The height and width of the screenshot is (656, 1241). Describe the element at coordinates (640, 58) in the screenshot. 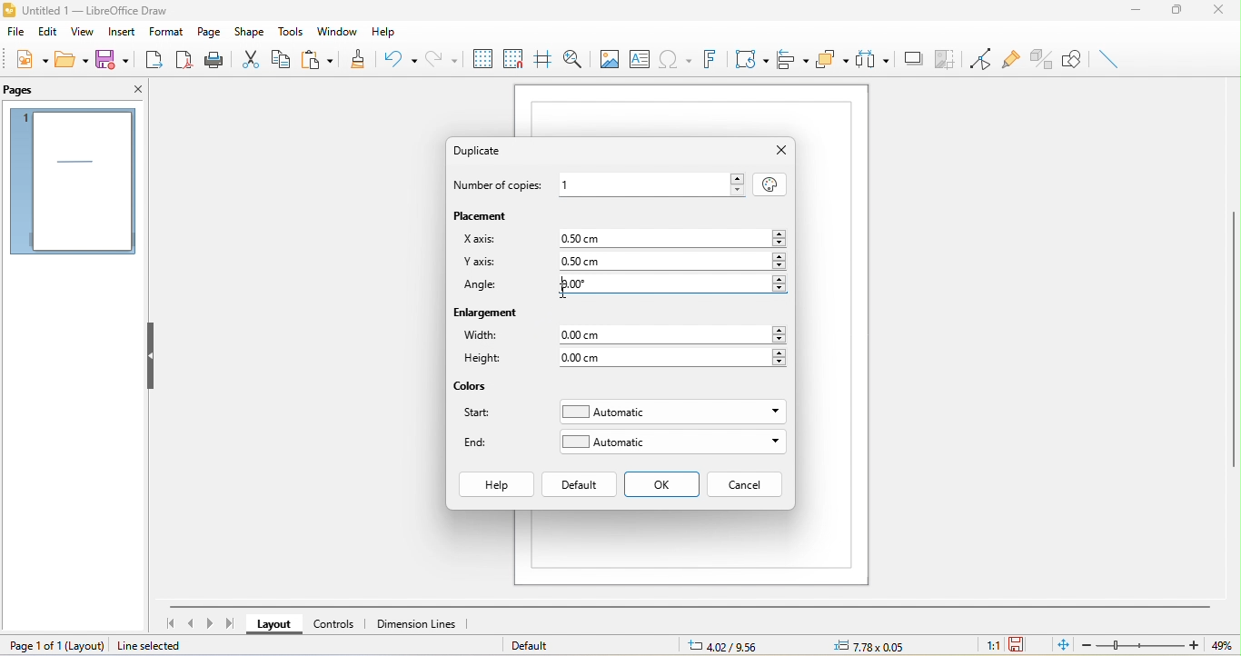

I see `text box` at that location.